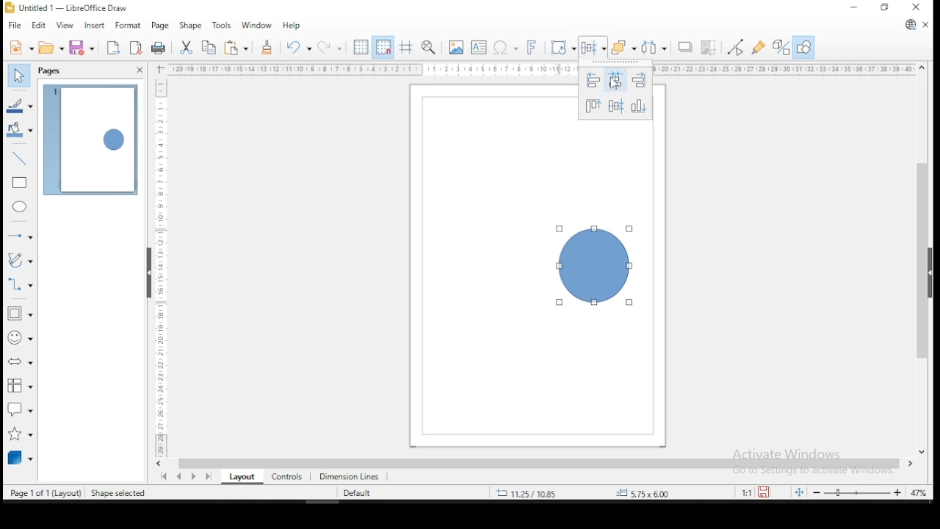 Image resolution: width=940 pixels, height=529 pixels. What do you see at coordinates (162, 477) in the screenshot?
I see `first page` at bounding box center [162, 477].